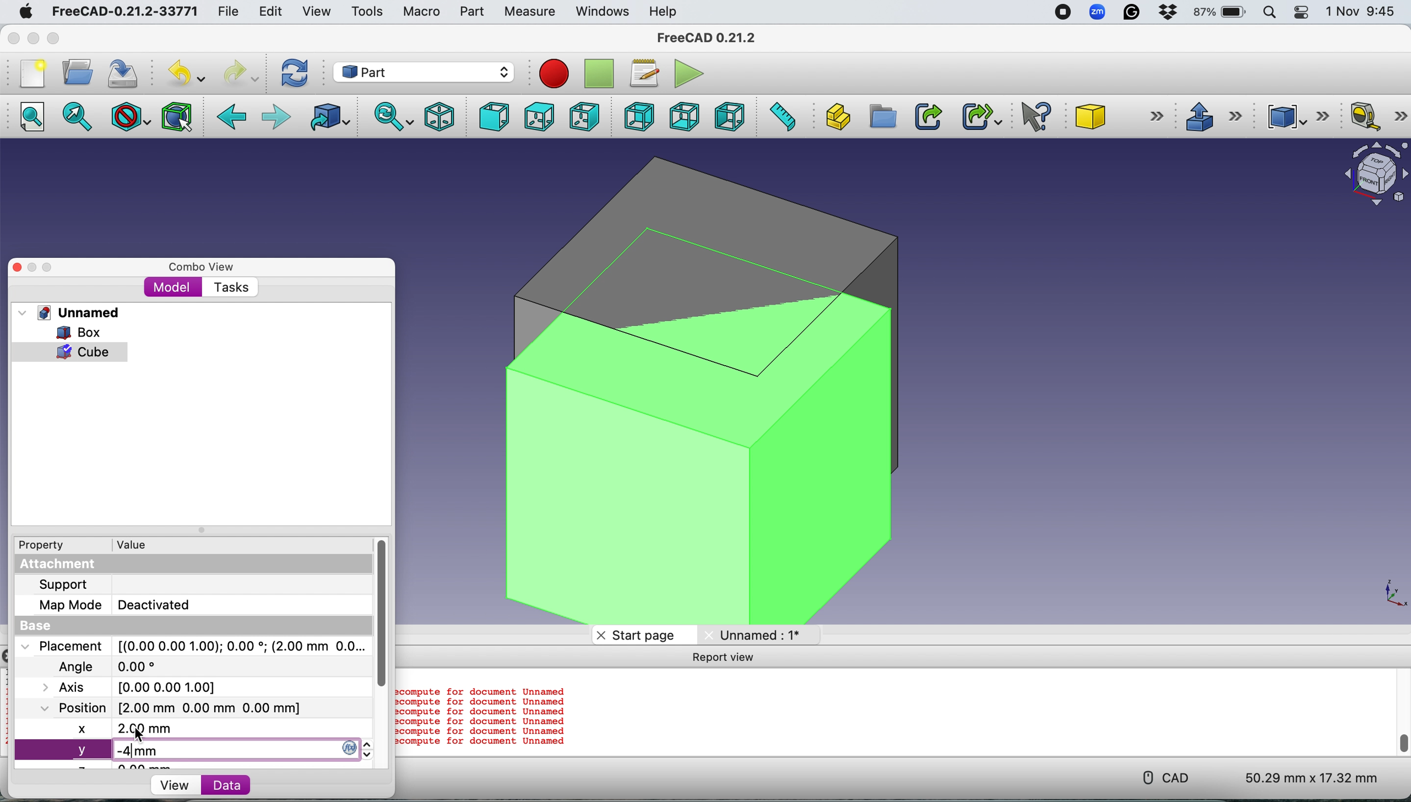 This screenshot has height=802, width=1411. What do you see at coordinates (1294, 116) in the screenshot?
I see `Compound tools` at bounding box center [1294, 116].